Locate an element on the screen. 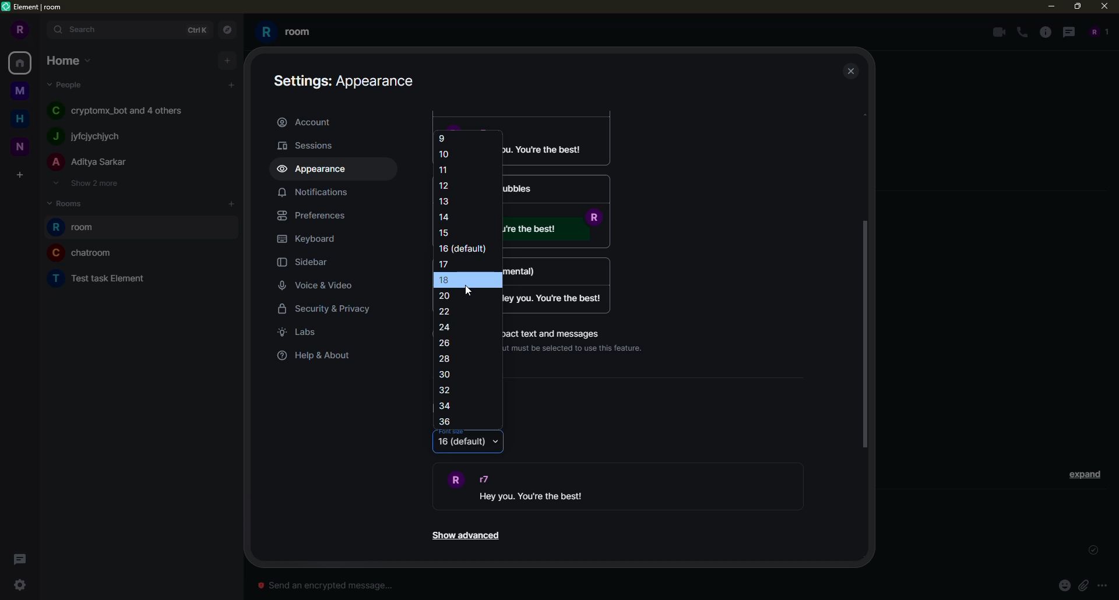  message is located at coordinates (558, 146).